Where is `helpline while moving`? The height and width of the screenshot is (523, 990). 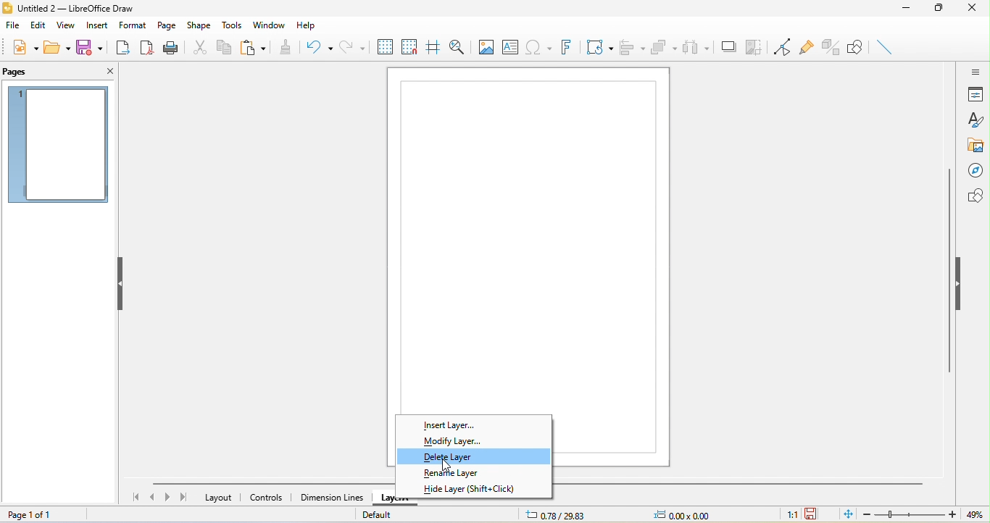
helpline while moving is located at coordinates (432, 49).